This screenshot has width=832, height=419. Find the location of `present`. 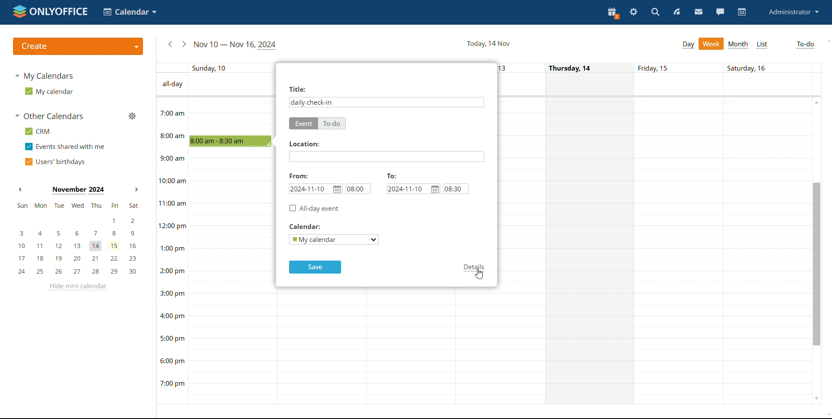

present is located at coordinates (612, 13).